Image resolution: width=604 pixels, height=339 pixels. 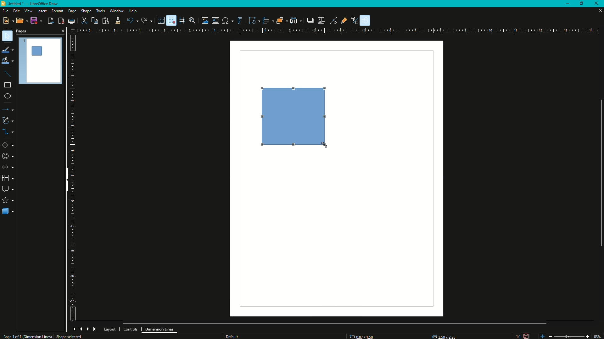 What do you see at coordinates (7, 157) in the screenshot?
I see `Insert Characters` at bounding box center [7, 157].